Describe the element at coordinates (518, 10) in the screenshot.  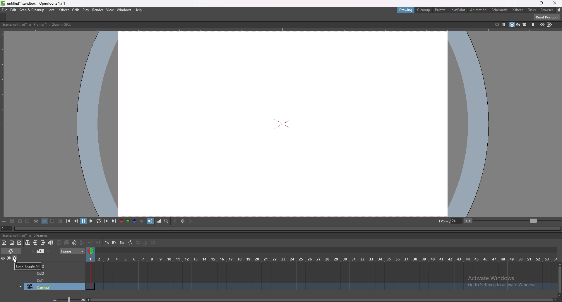
I see `xsheet` at that location.